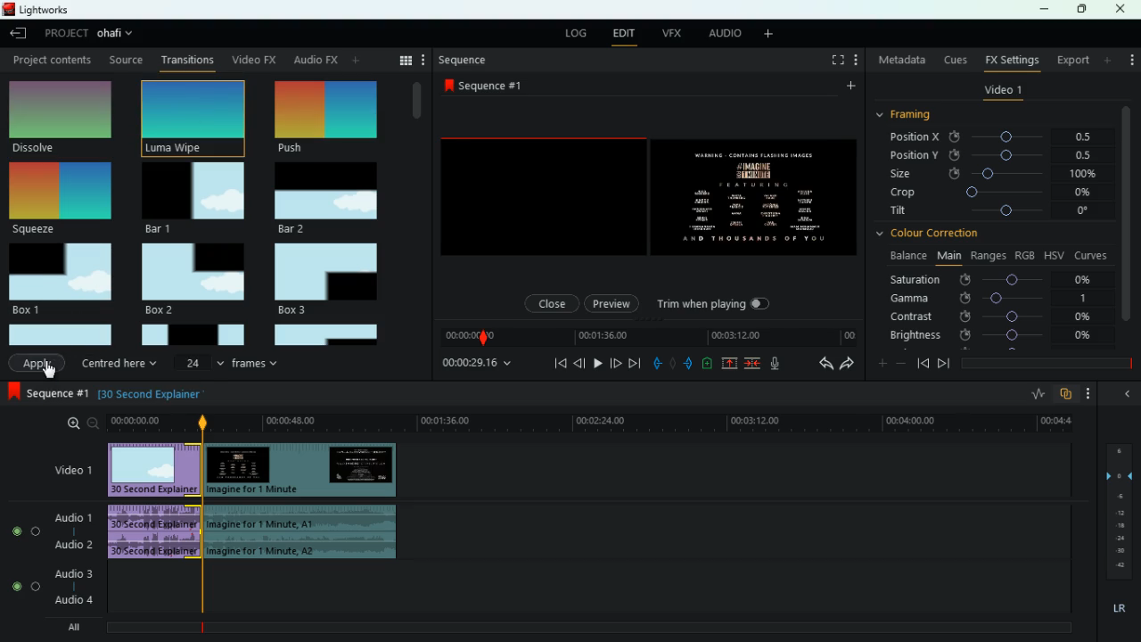 The width and height of the screenshot is (1141, 642). Describe the element at coordinates (595, 363) in the screenshot. I see `play` at that location.